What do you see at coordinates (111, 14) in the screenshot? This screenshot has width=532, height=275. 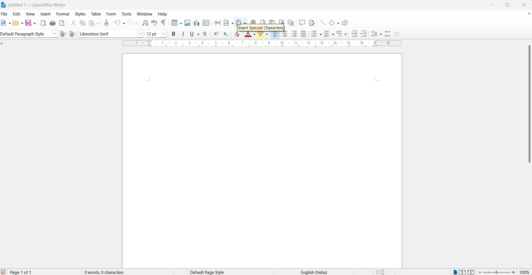 I see `form` at bounding box center [111, 14].